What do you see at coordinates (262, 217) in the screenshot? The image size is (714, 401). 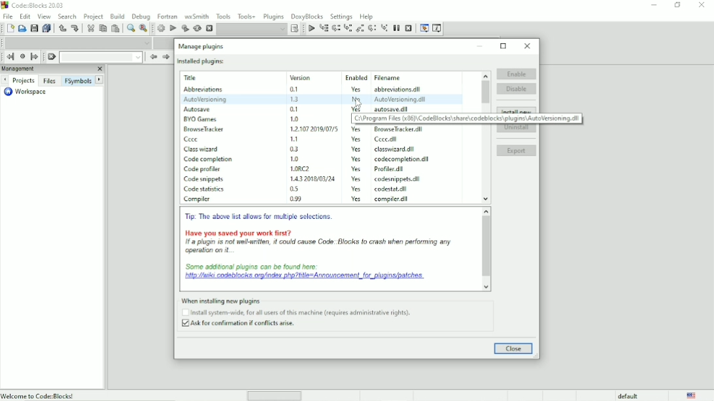 I see `Tip` at bounding box center [262, 217].